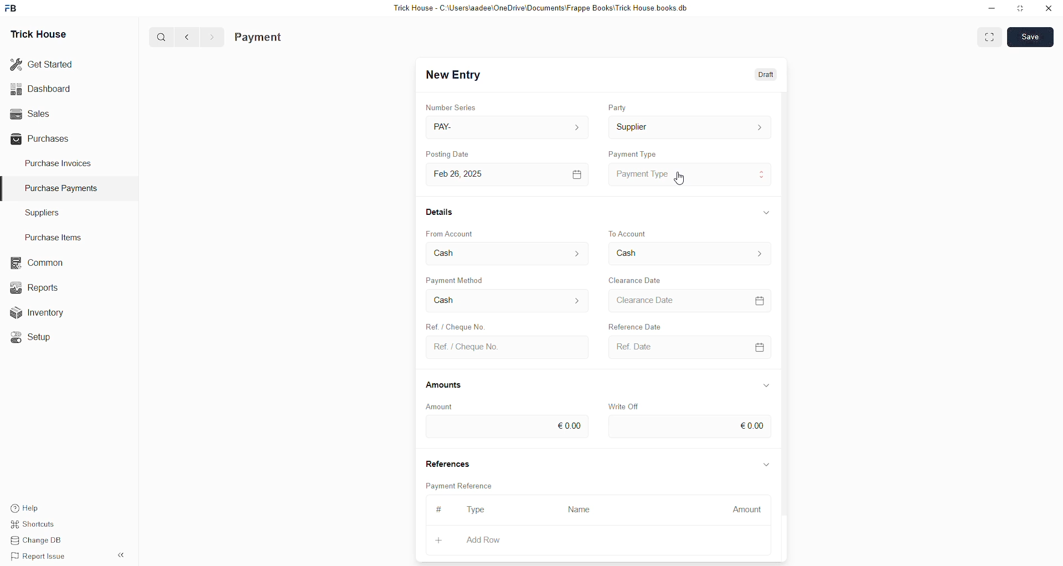 The width and height of the screenshot is (1063, 566). I want to click on To Account, so click(628, 232).